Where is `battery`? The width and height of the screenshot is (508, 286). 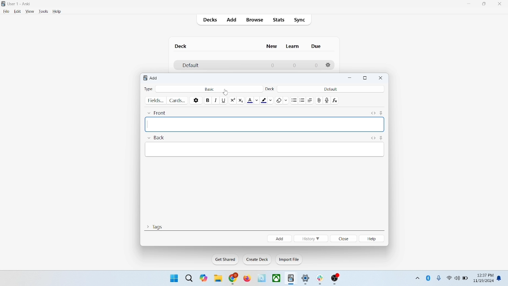 battery is located at coordinates (466, 279).